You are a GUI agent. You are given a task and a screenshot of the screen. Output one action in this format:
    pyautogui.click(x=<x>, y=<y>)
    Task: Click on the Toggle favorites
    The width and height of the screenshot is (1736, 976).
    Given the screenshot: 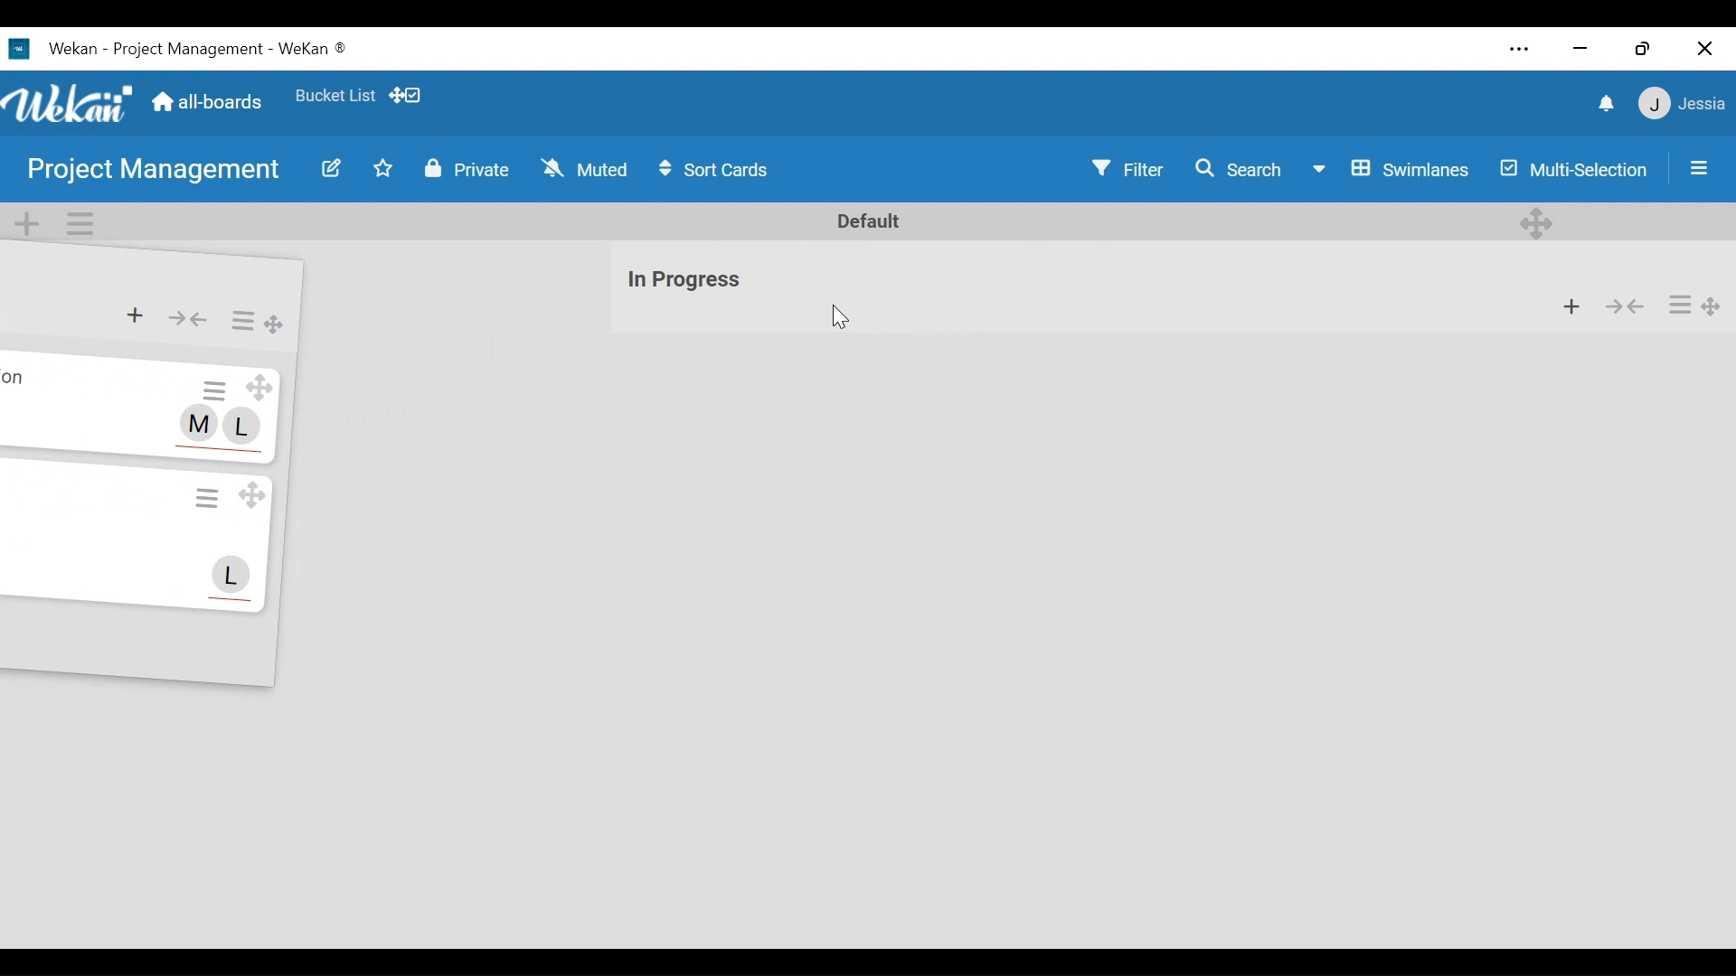 What is the action you would take?
    pyautogui.click(x=382, y=169)
    